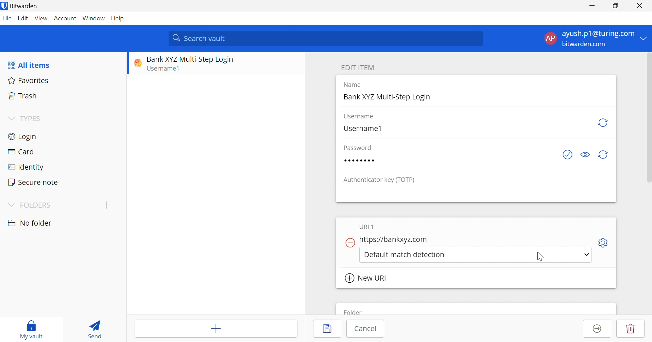  Describe the element at coordinates (354, 311) in the screenshot. I see `Folder` at that location.